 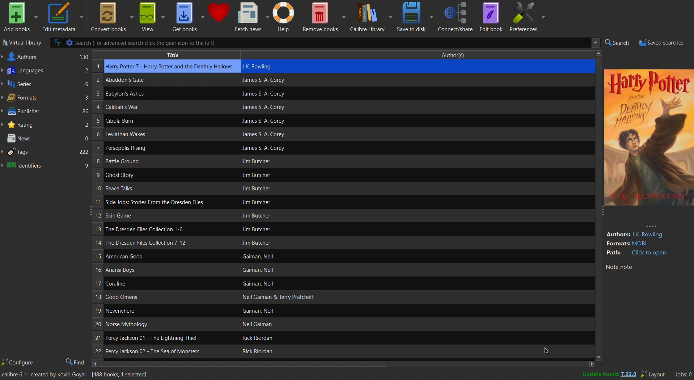 What do you see at coordinates (342, 175) in the screenshot?
I see `Author’s name` at bounding box center [342, 175].